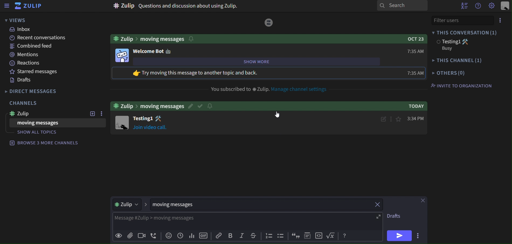 Image resolution: width=512 pixels, height=244 pixels. I want to click on add gif, so click(203, 236).